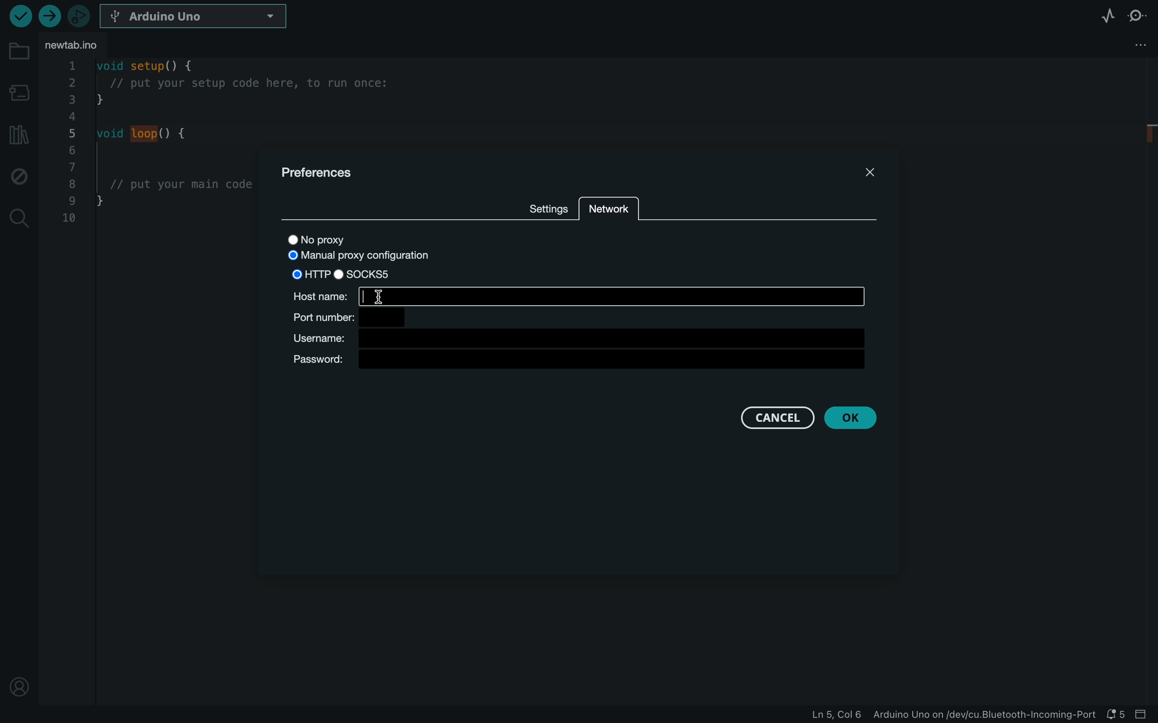 The height and width of the screenshot is (723, 1158). I want to click on cancel, so click(771, 418).